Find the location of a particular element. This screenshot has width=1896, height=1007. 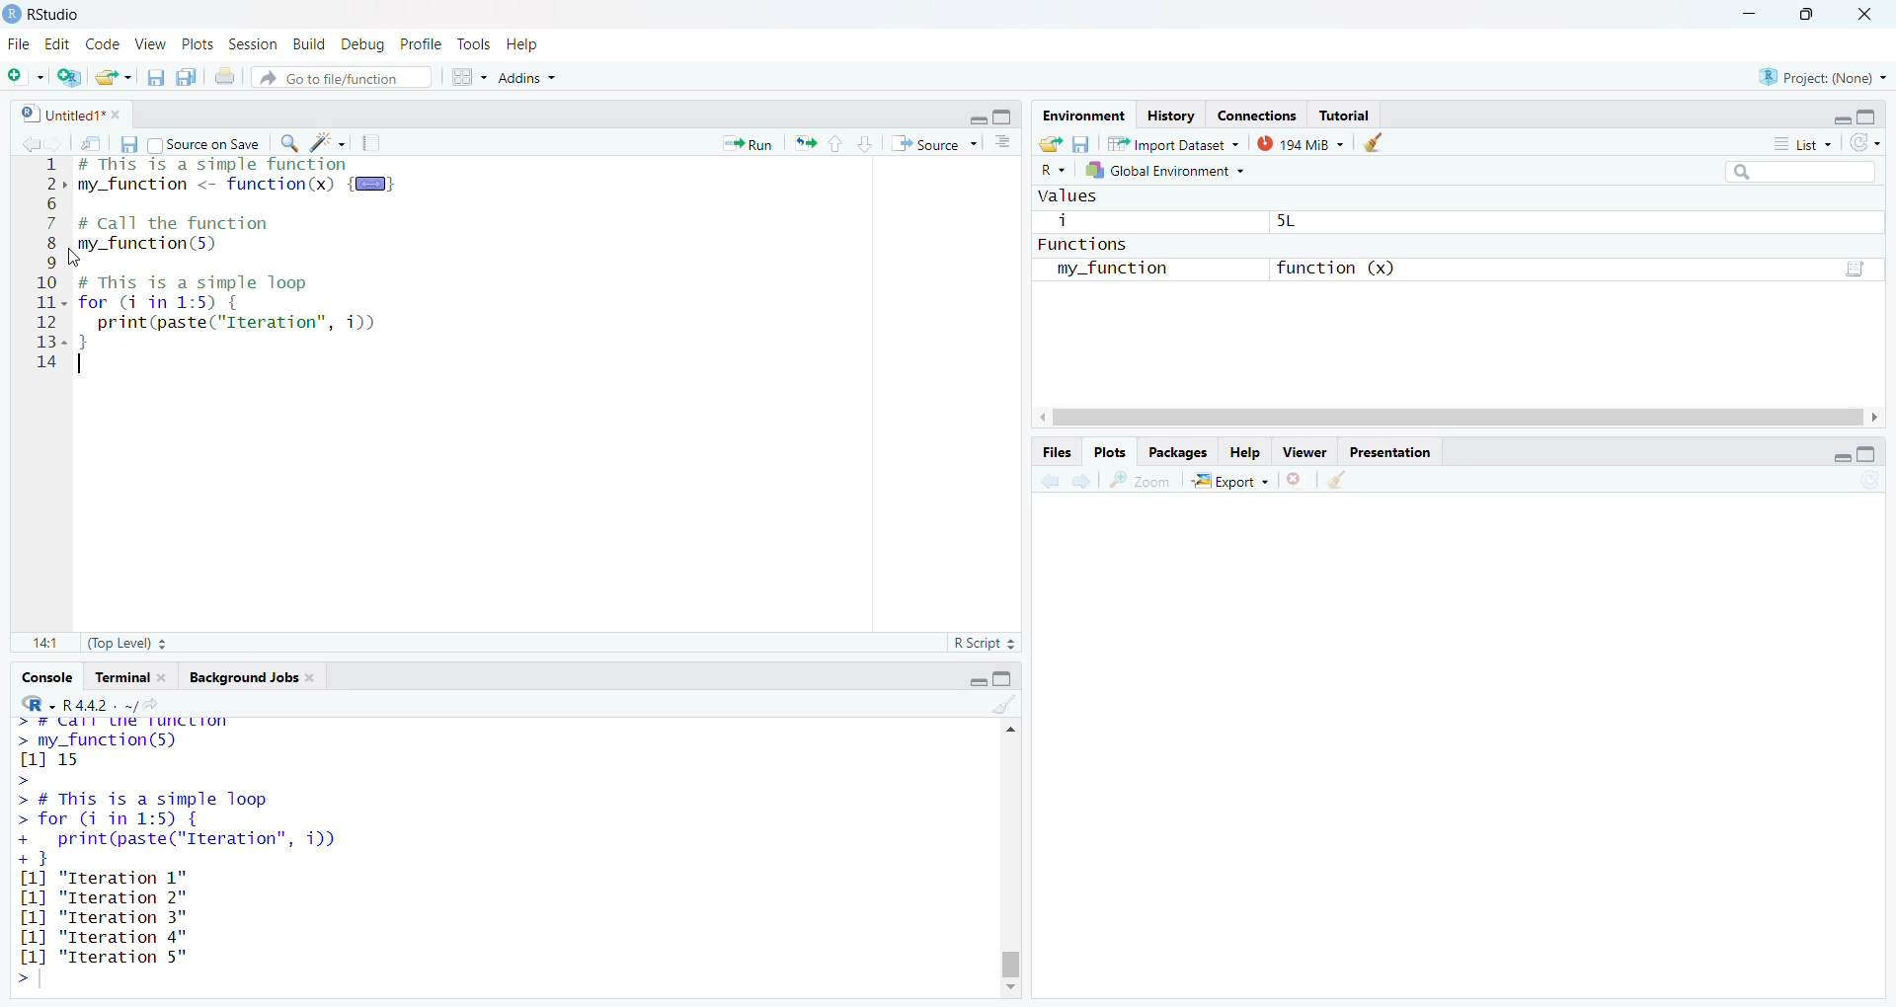

14:1 is located at coordinates (44, 645).